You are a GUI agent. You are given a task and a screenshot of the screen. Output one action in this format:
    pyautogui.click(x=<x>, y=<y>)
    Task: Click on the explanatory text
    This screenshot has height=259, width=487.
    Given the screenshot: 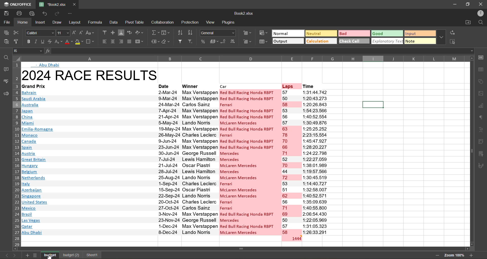 What is the action you would take?
    pyautogui.click(x=388, y=41)
    